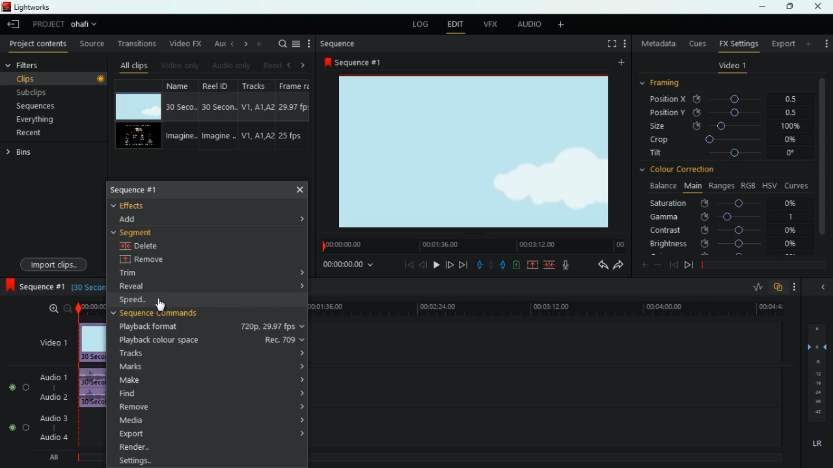  Describe the element at coordinates (296, 44) in the screenshot. I see `menu` at that location.